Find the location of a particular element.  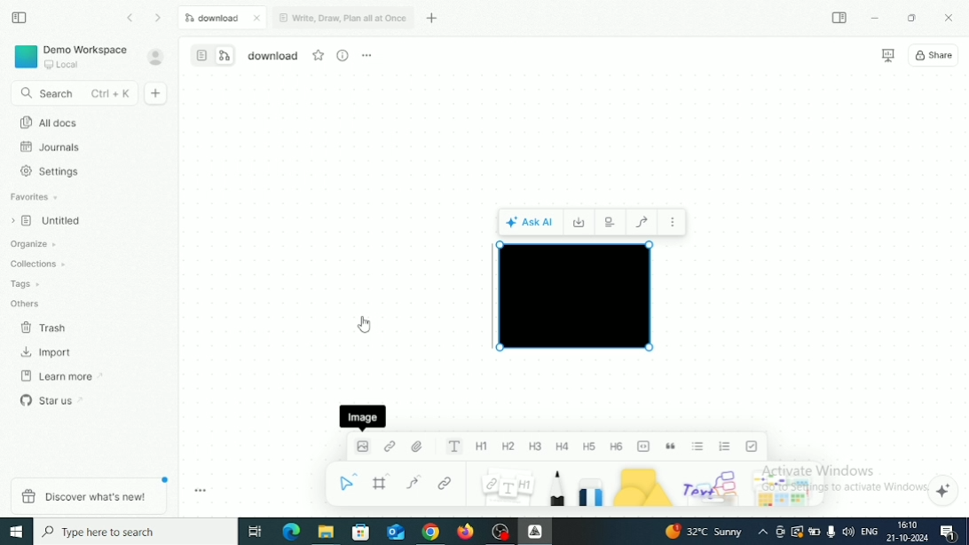

File is located at coordinates (419, 446).